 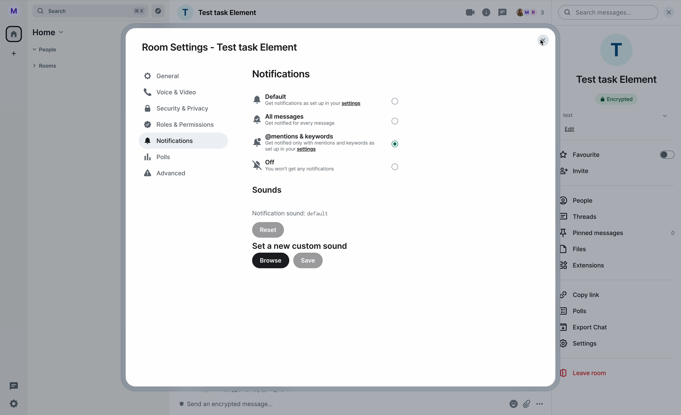 What do you see at coordinates (12, 385) in the screenshot?
I see `threads` at bounding box center [12, 385].